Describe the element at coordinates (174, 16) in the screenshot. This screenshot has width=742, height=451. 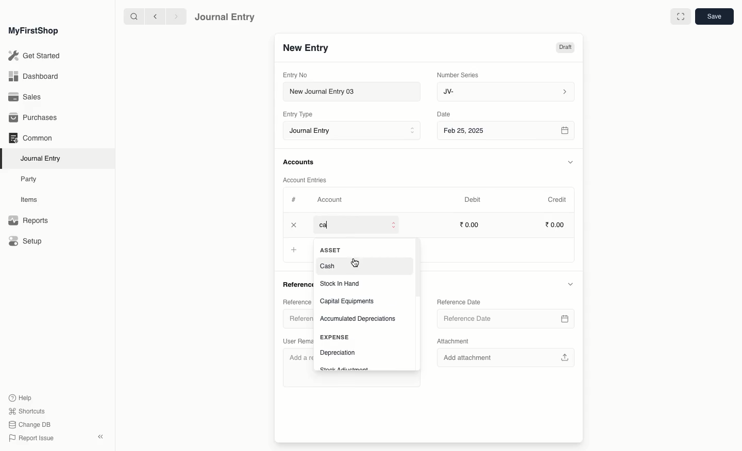
I see `forward >` at that location.